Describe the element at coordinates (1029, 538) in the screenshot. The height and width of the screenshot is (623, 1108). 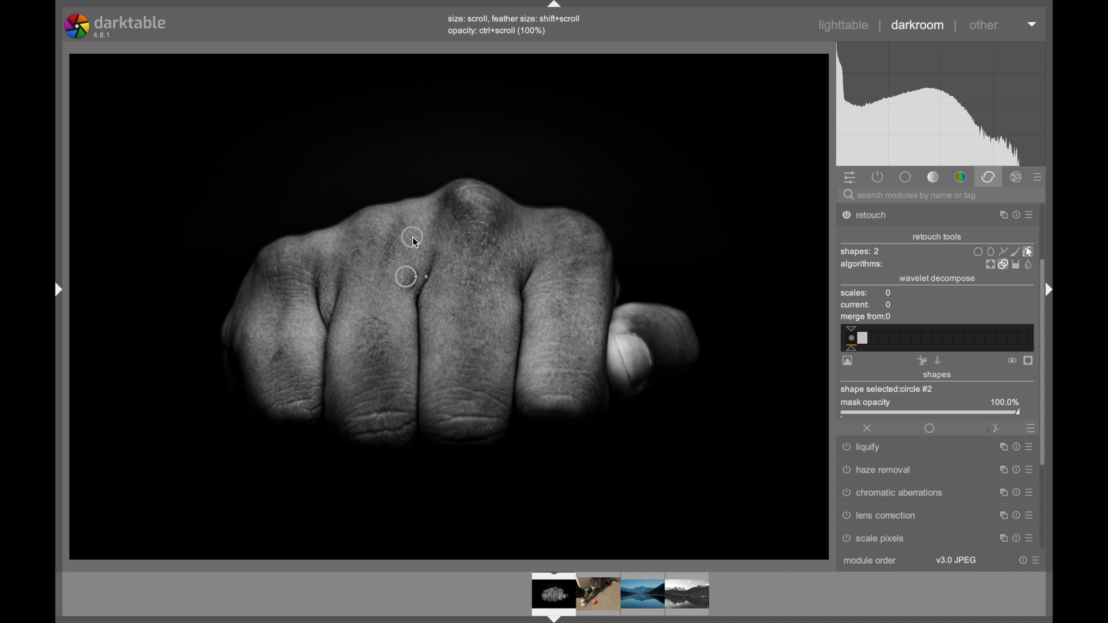
I see `more options` at that location.